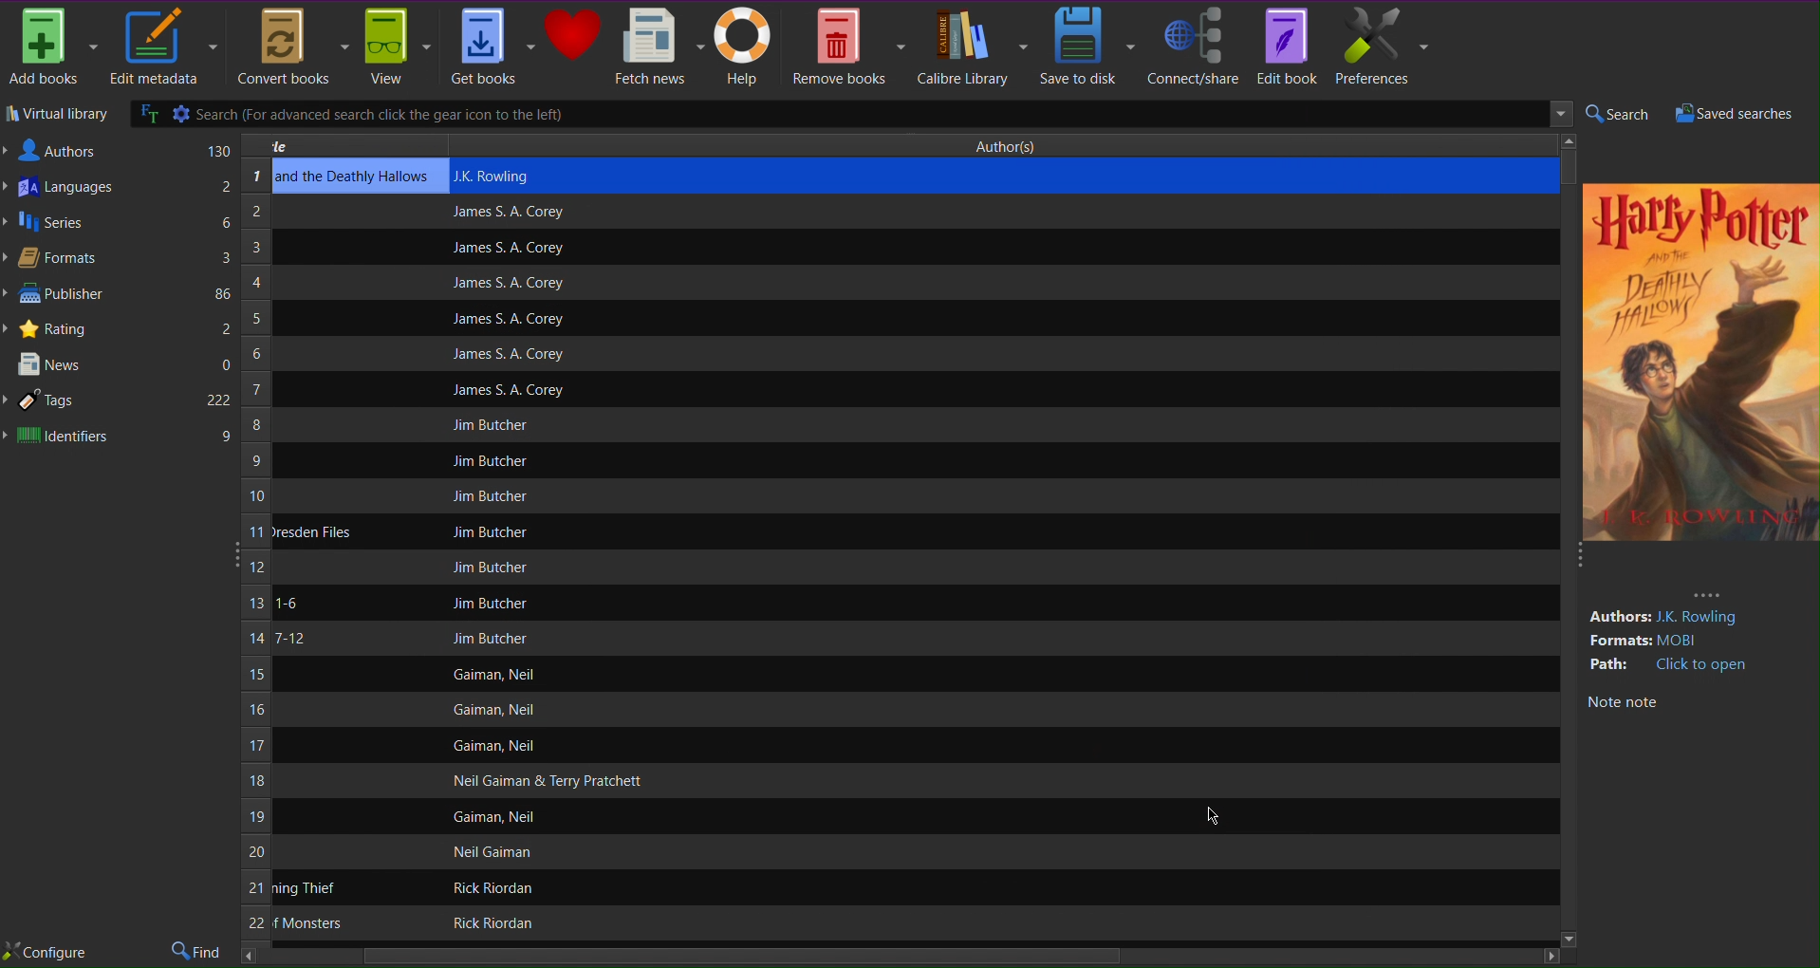 This screenshot has height=968, width=1820. What do you see at coordinates (501, 816) in the screenshot?
I see `Gaiman, Neil` at bounding box center [501, 816].